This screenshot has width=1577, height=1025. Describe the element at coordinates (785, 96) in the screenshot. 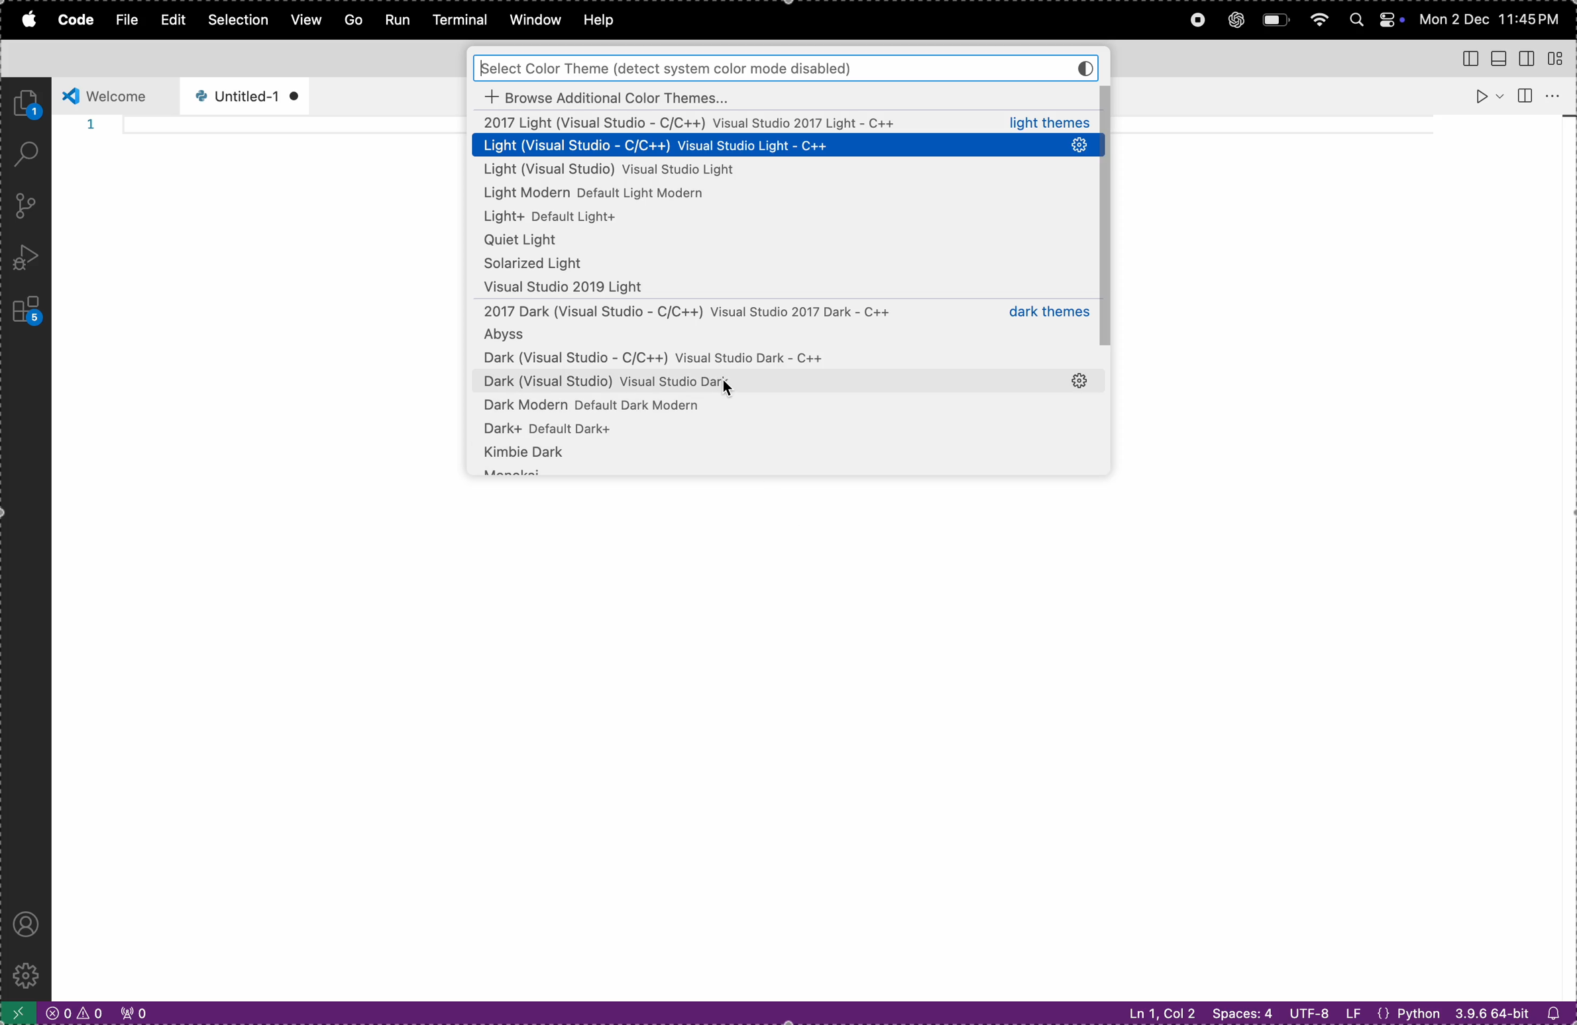

I see `browse additional custom themes` at that location.